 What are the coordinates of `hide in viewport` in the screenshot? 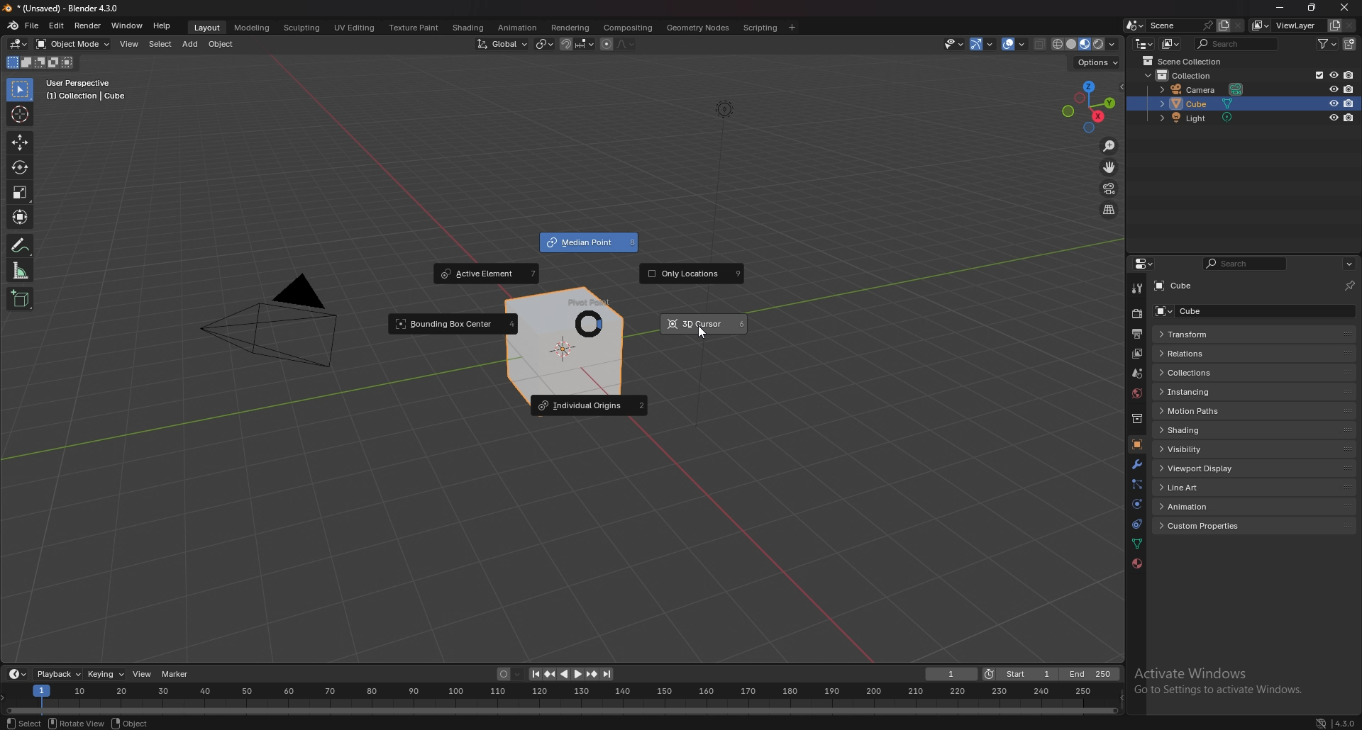 It's located at (1332, 74).